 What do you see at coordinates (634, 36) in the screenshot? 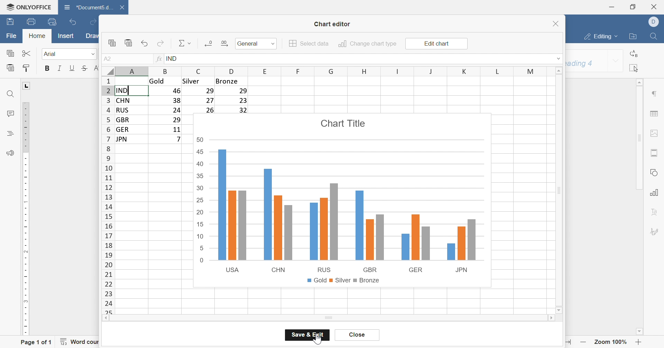
I see `open file location` at bounding box center [634, 36].